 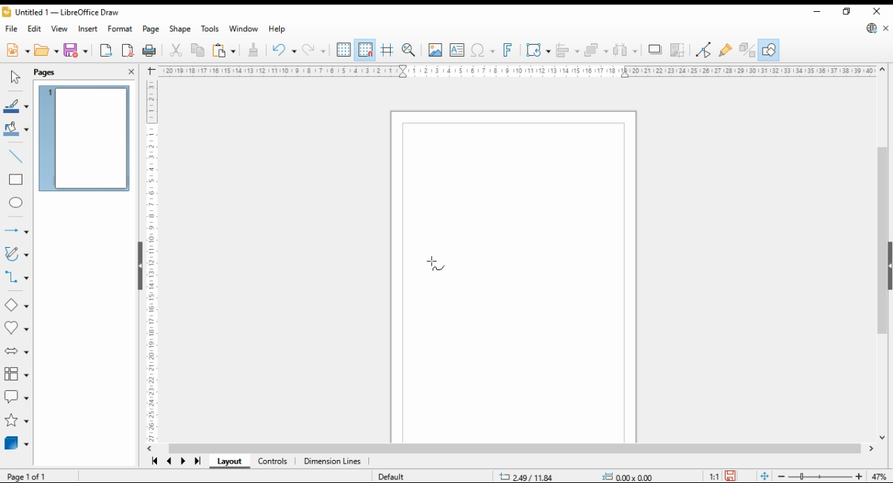 What do you see at coordinates (435, 50) in the screenshot?
I see `insert image` at bounding box center [435, 50].